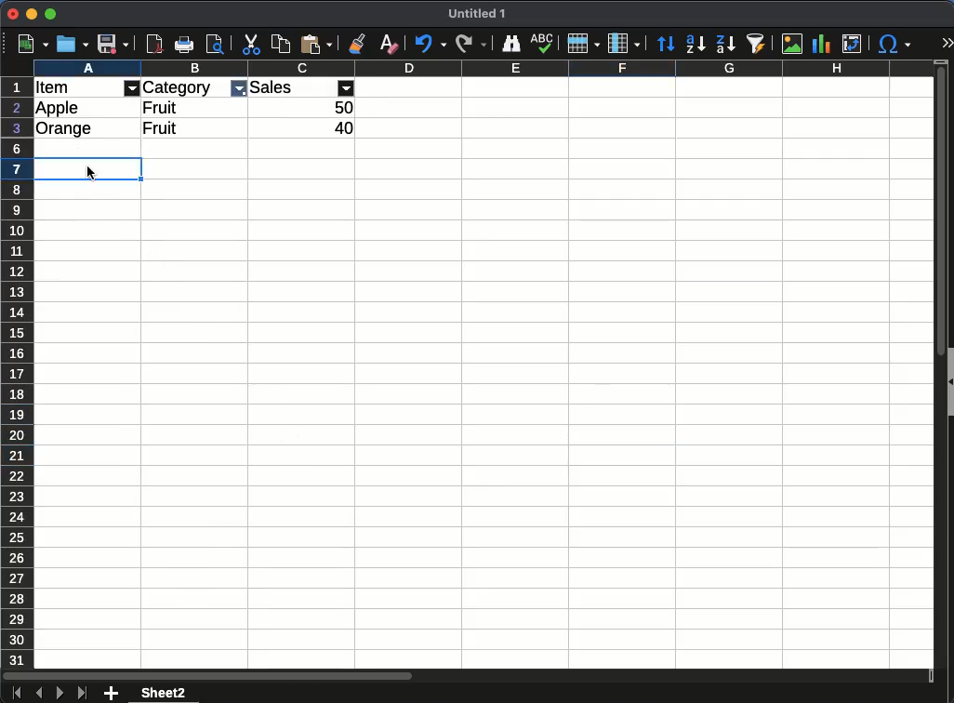  What do you see at coordinates (665, 42) in the screenshot?
I see `sort` at bounding box center [665, 42].